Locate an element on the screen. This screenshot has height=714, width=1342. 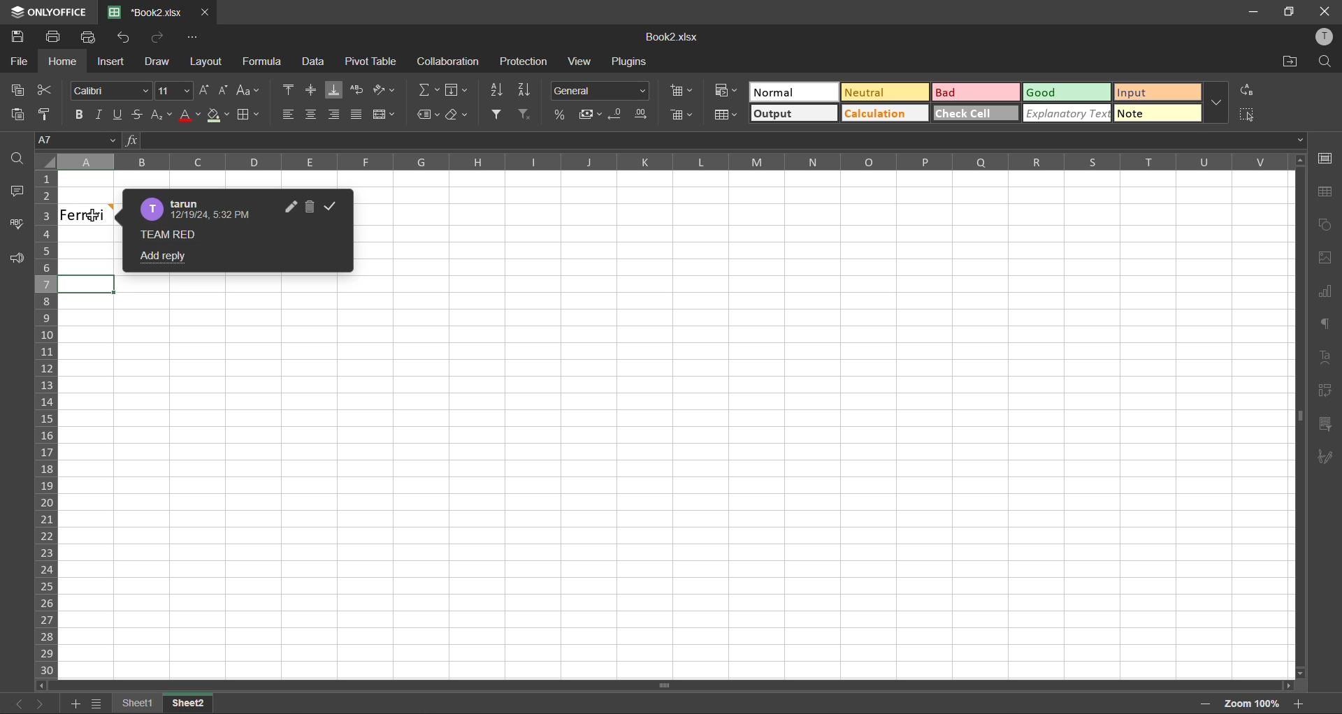
cell address is located at coordinates (76, 140).